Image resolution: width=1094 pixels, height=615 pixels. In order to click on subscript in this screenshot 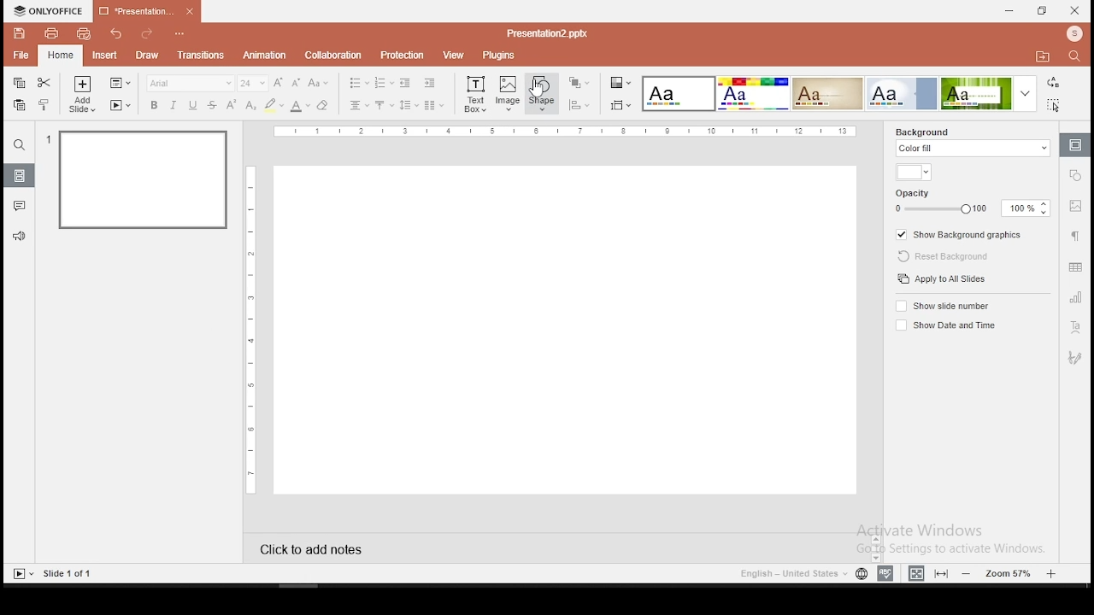, I will do `click(250, 105)`.